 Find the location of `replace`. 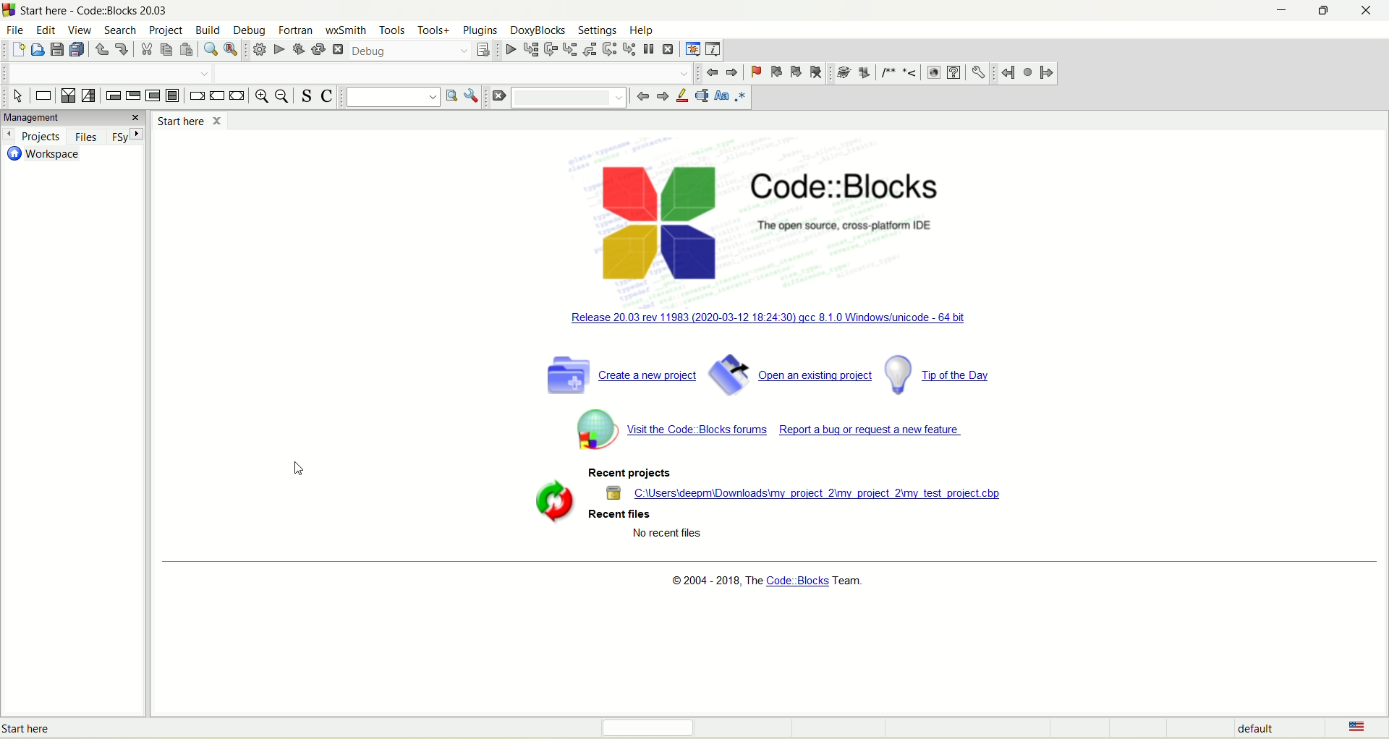

replace is located at coordinates (234, 50).